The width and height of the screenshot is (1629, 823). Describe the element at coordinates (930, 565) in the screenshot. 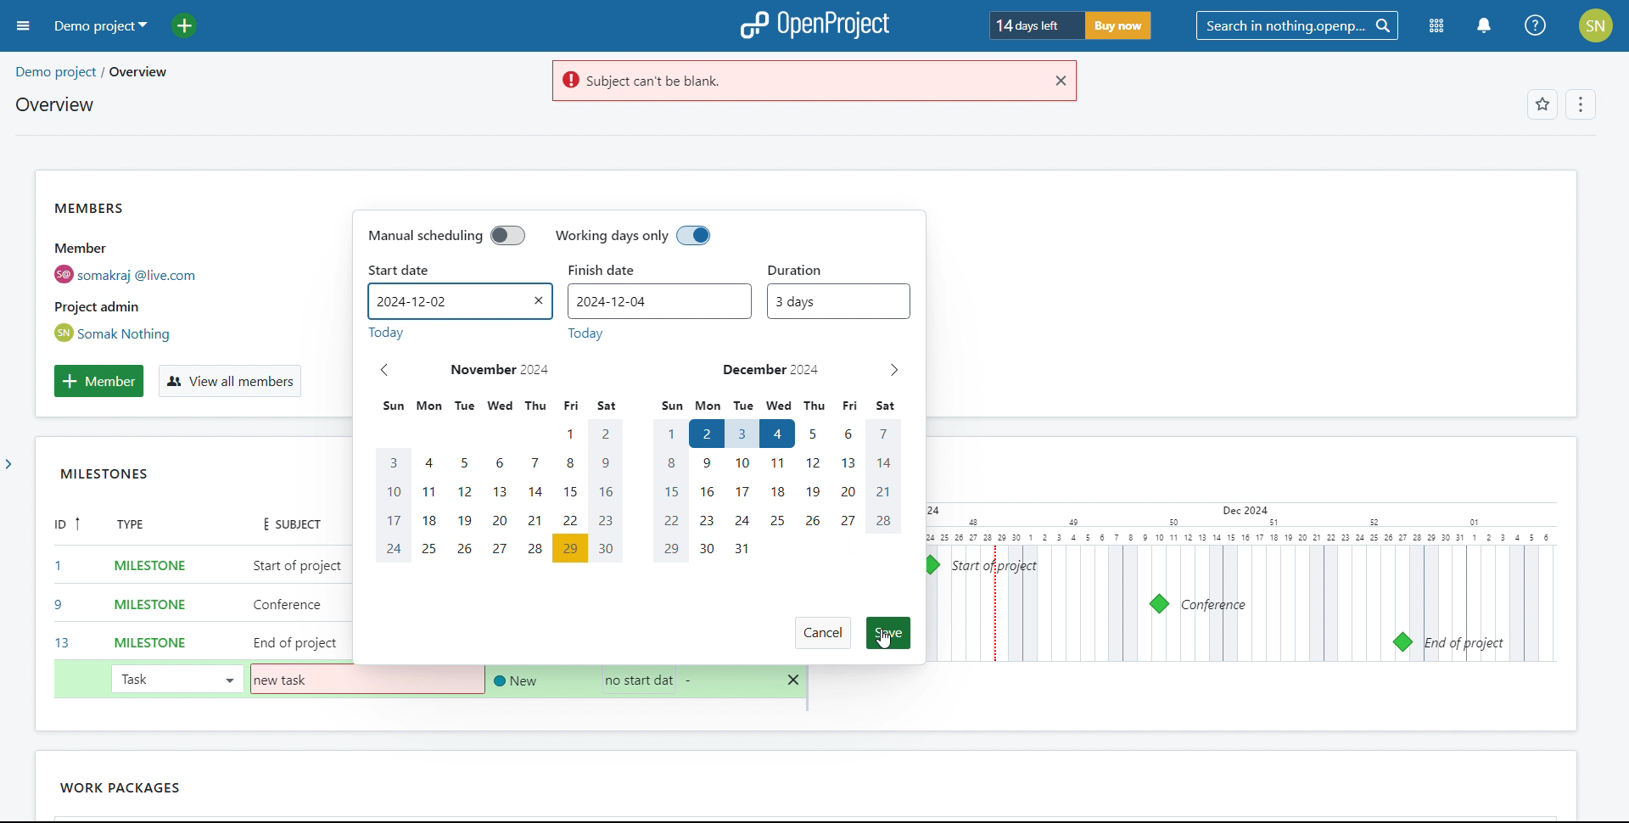

I see `milestone 1` at that location.